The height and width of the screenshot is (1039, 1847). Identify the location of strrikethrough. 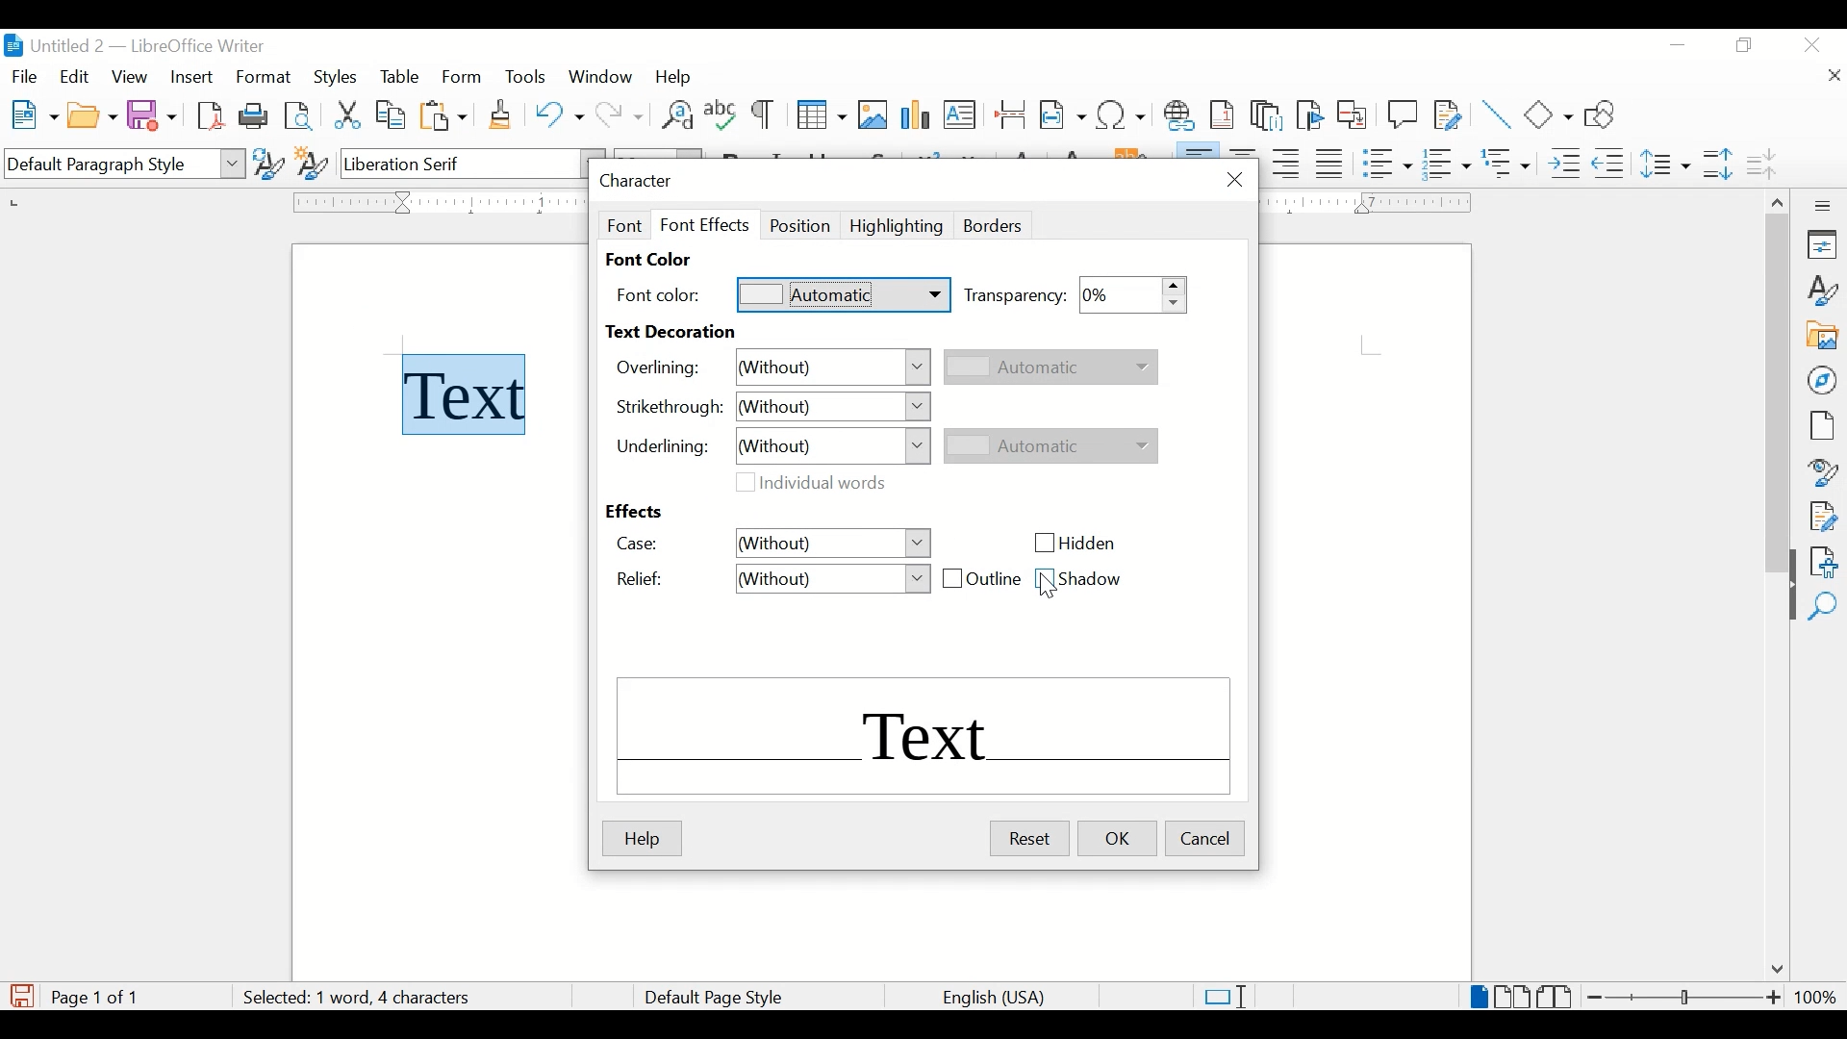
(670, 408).